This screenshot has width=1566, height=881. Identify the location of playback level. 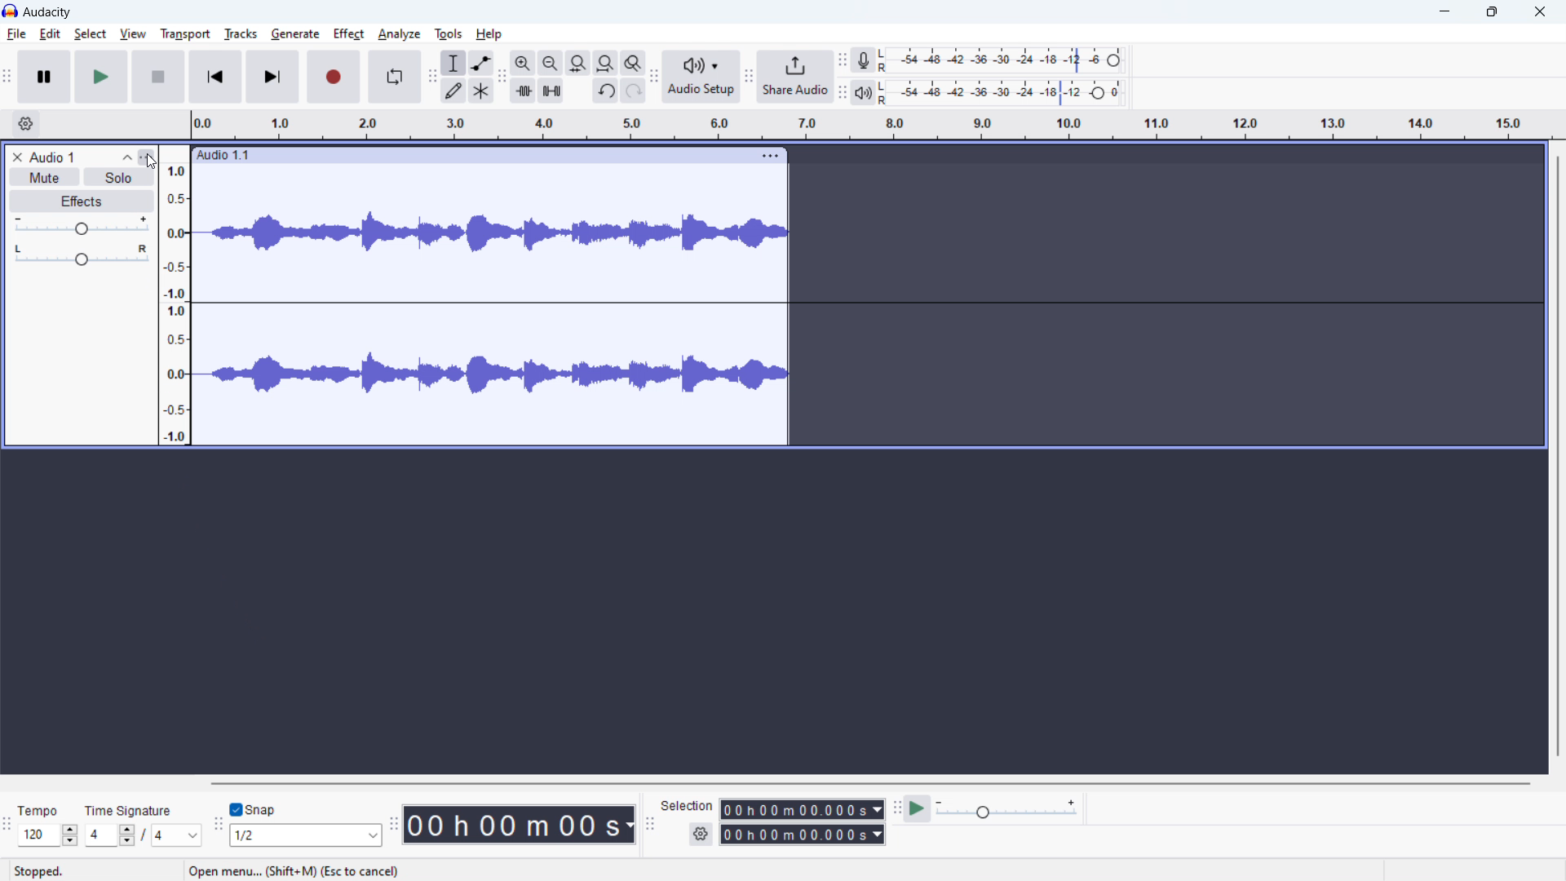
(1005, 93).